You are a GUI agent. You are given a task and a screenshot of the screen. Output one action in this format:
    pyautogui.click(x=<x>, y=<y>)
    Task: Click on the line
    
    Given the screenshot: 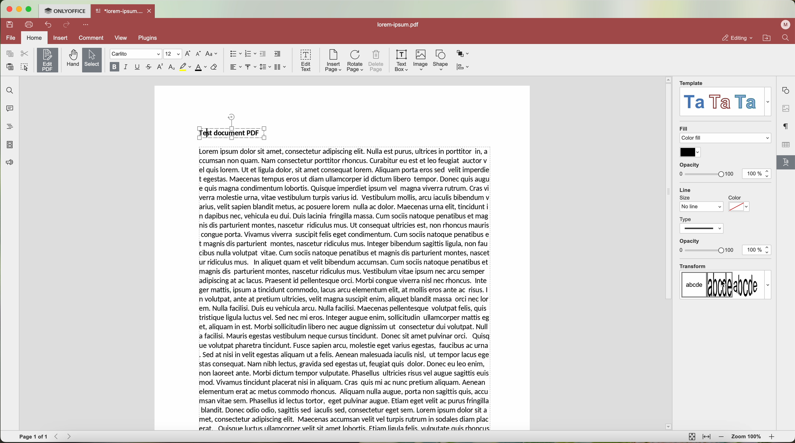 What is the action you would take?
    pyautogui.click(x=686, y=189)
    